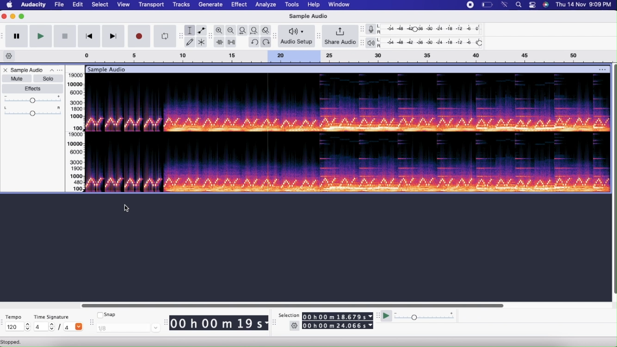 This screenshot has height=347, width=617. What do you see at coordinates (14, 316) in the screenshot?
I see `Tempo` at bounding box center [14, 316].